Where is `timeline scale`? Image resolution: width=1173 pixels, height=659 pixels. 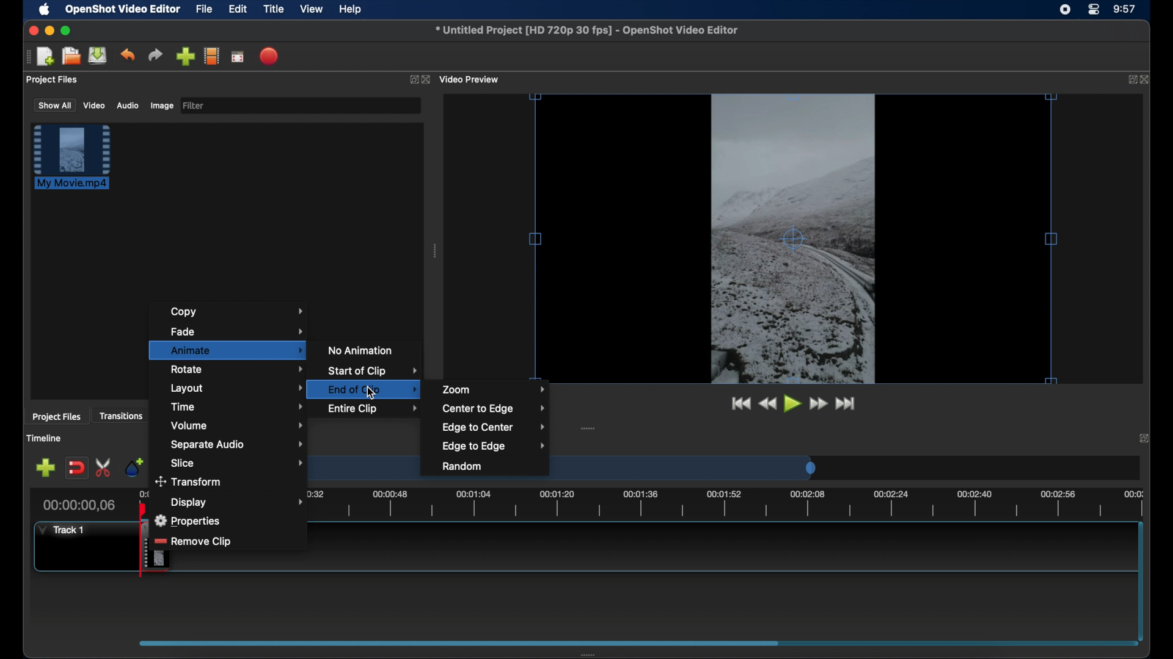
timeline scale is located at coordinates (723, 504).